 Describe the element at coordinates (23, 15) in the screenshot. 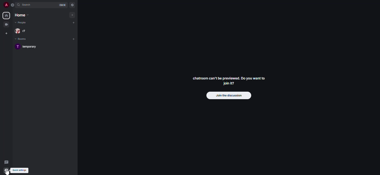

I see `home` at that location.